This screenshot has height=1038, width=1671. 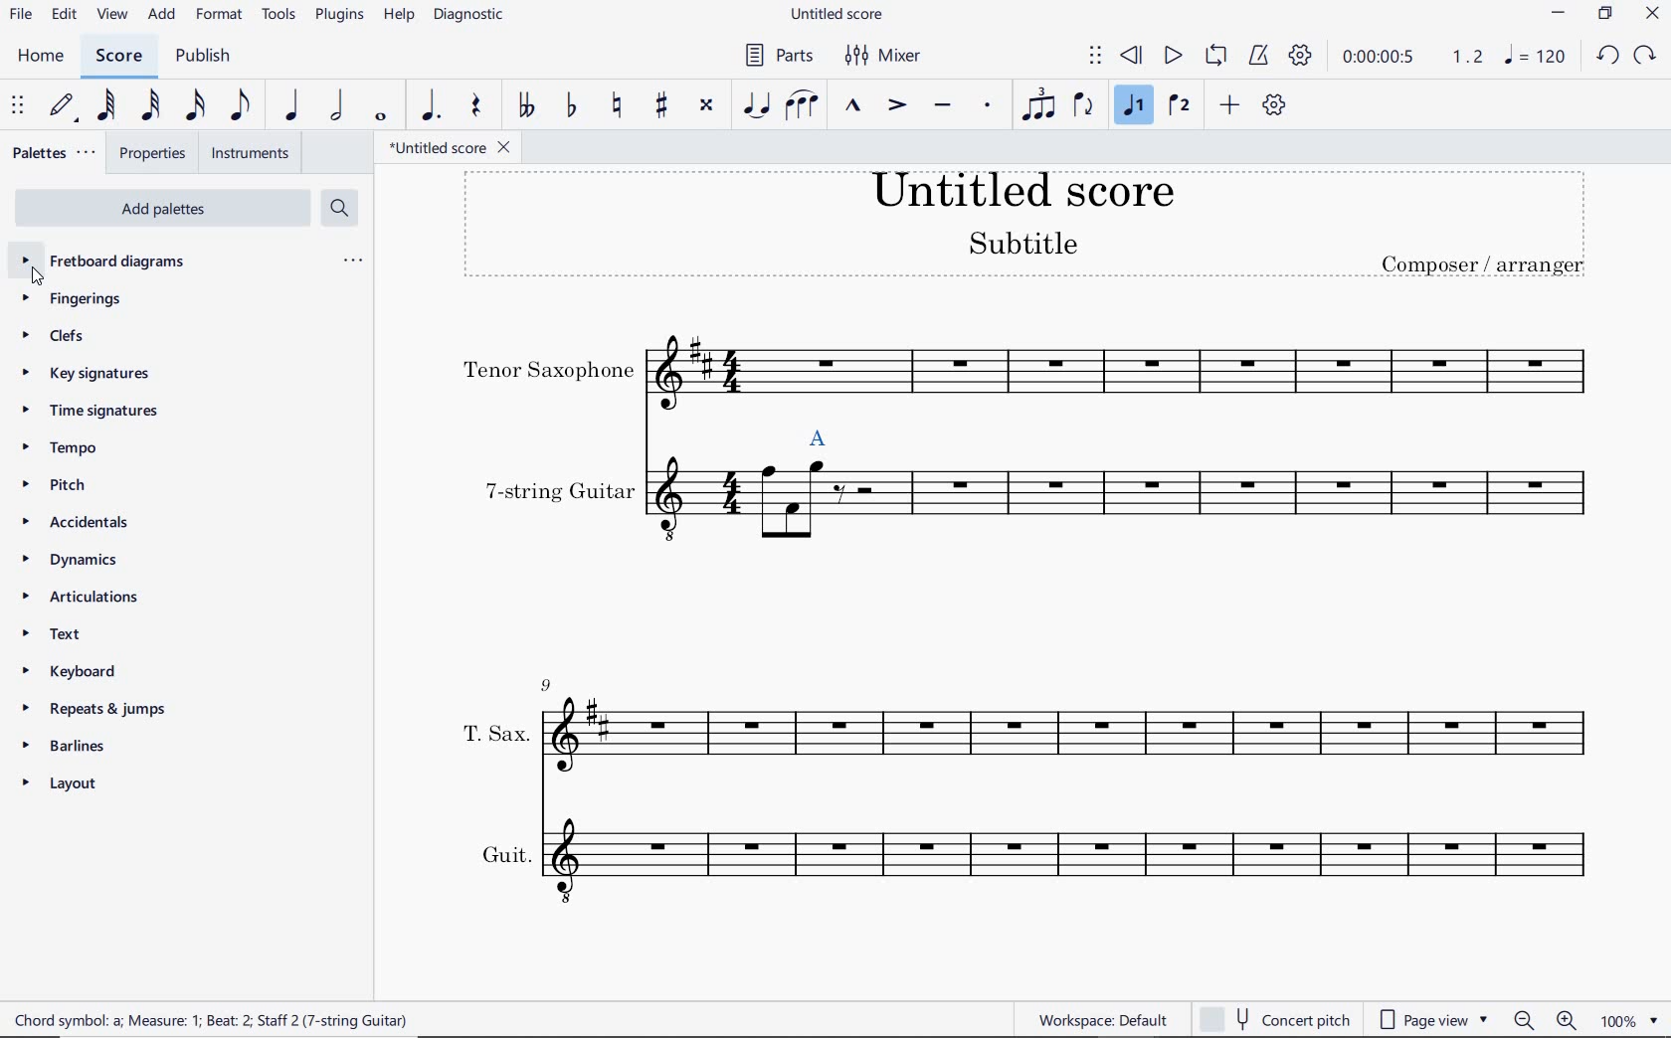 What do you see at coordinates (1131, 55) in the screenshot?
I see `REWIND` at bounding box center [1131, 55].